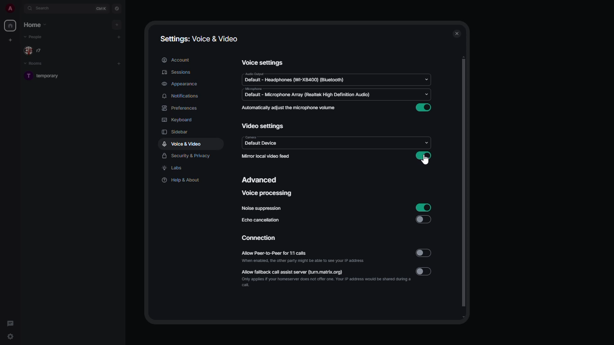 The height and width of the screenshot is (345, 614). What do you see at coordinates (180, 96) in the screenshot?
I see `notifications` at bounding box center [180, 96].